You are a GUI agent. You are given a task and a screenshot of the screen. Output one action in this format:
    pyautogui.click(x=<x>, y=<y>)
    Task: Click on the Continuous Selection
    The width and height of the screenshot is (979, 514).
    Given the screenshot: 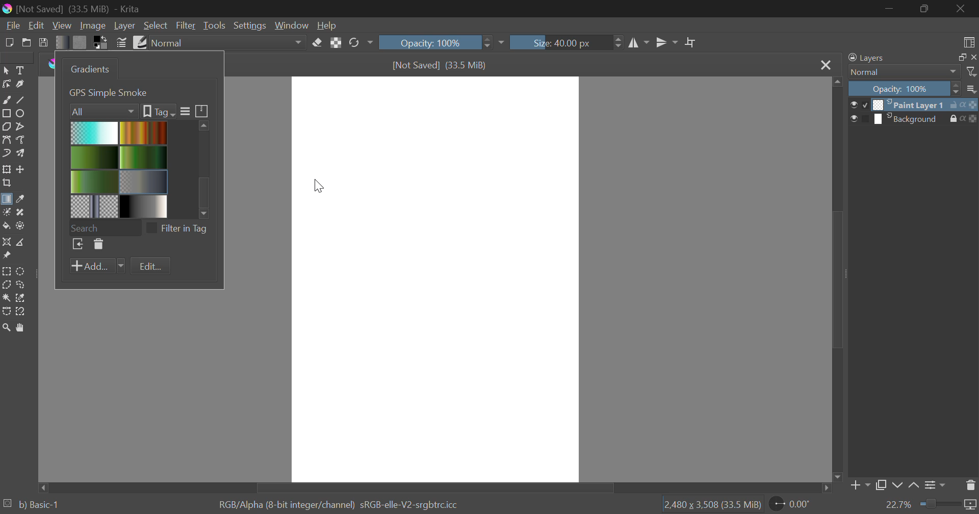 What is the action you would take?
    pyautogui.click(x=6, y=297)
    